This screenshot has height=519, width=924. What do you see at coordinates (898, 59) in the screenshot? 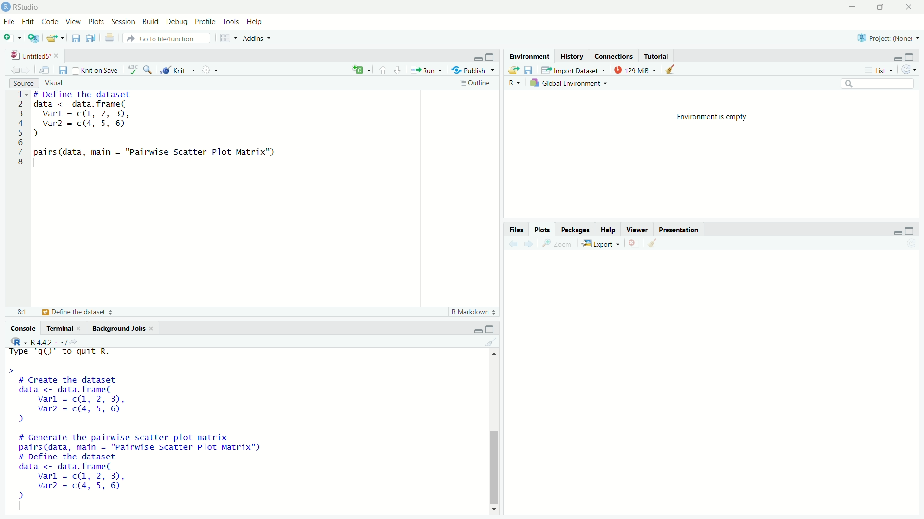
I see `Minimize` at bounding box center [898, 59].